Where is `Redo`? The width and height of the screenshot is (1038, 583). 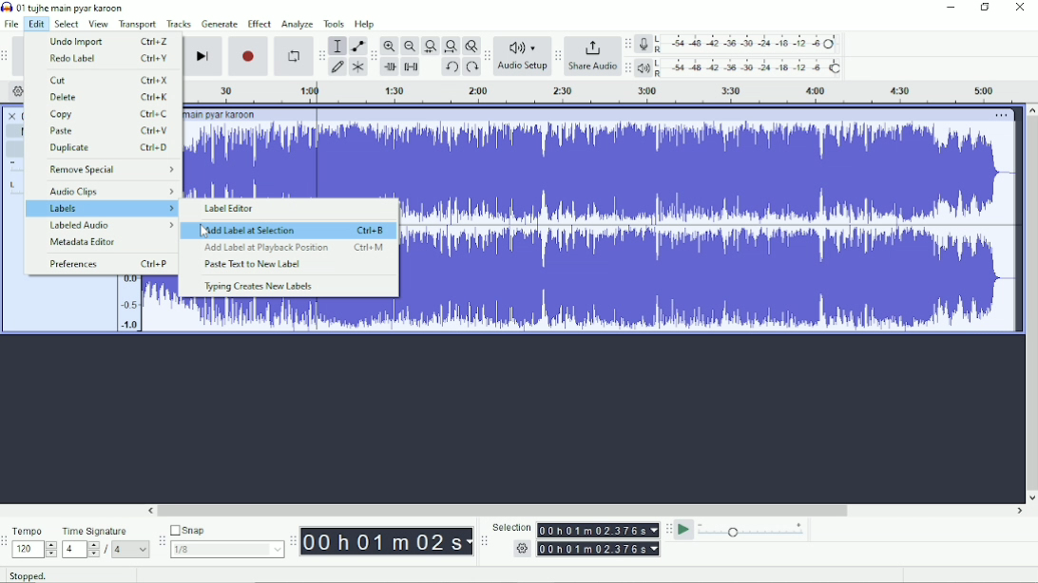 Redo is located at coordinates (471, 67).